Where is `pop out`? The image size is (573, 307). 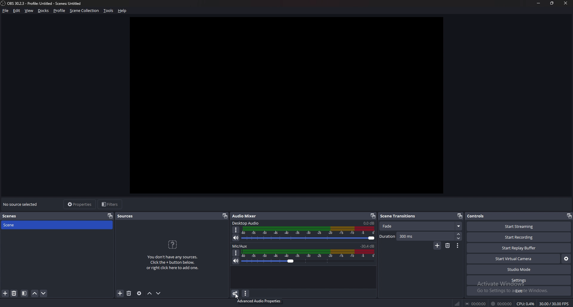 pop out is located at coordinates (110, 216).